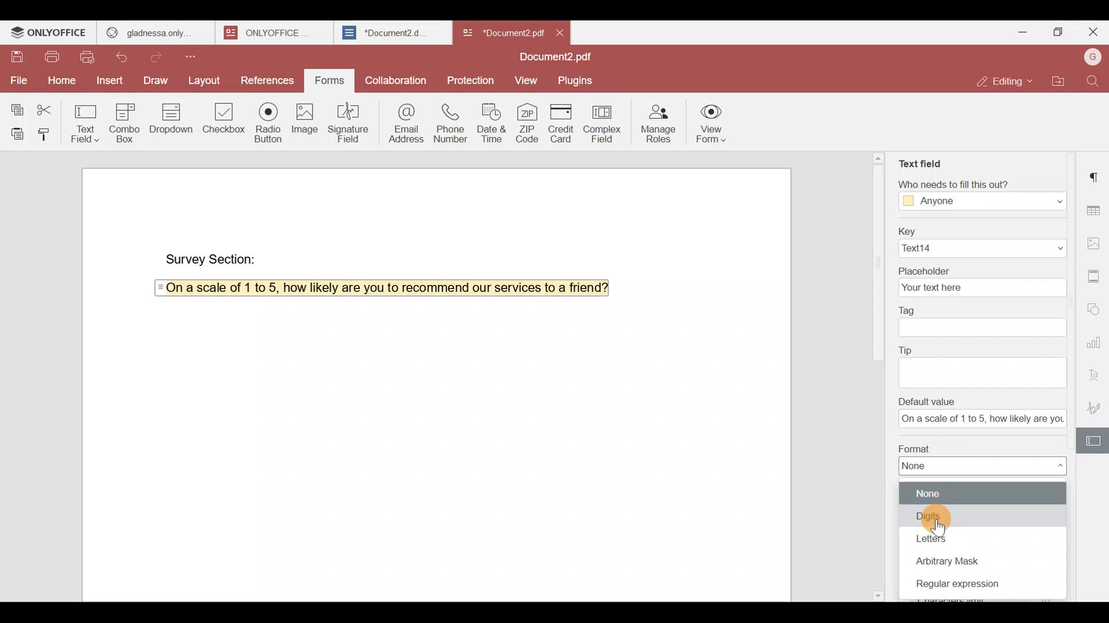 The width and height of the screenshot is (1109, 623). Describe the element at coordinates (266, 77) in the screenshot. I see `References` at that location.